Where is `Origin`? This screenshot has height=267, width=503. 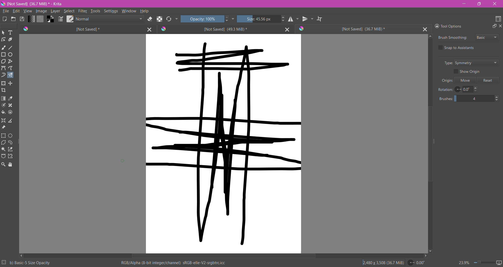
Origin is located at coordinates (445, 81).